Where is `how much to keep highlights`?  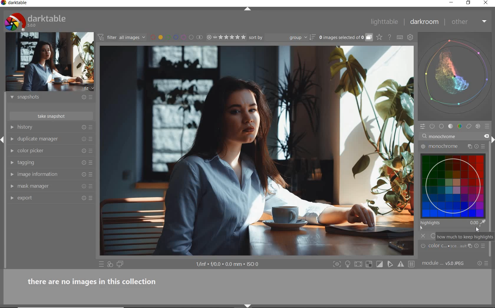 how much to keep highlights is located at coordinates (461, 236).